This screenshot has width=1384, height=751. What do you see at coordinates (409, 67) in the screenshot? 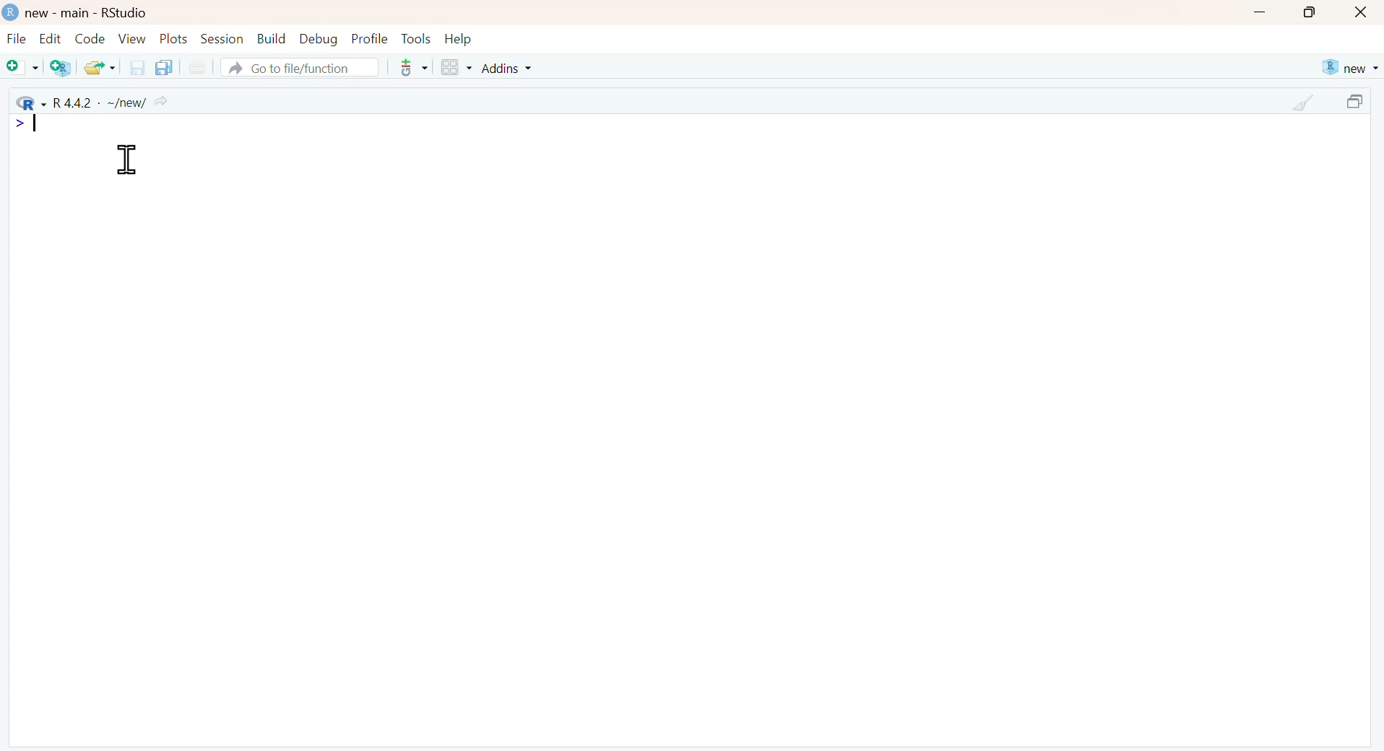
I see `more options` at bounding box center [409, 67].